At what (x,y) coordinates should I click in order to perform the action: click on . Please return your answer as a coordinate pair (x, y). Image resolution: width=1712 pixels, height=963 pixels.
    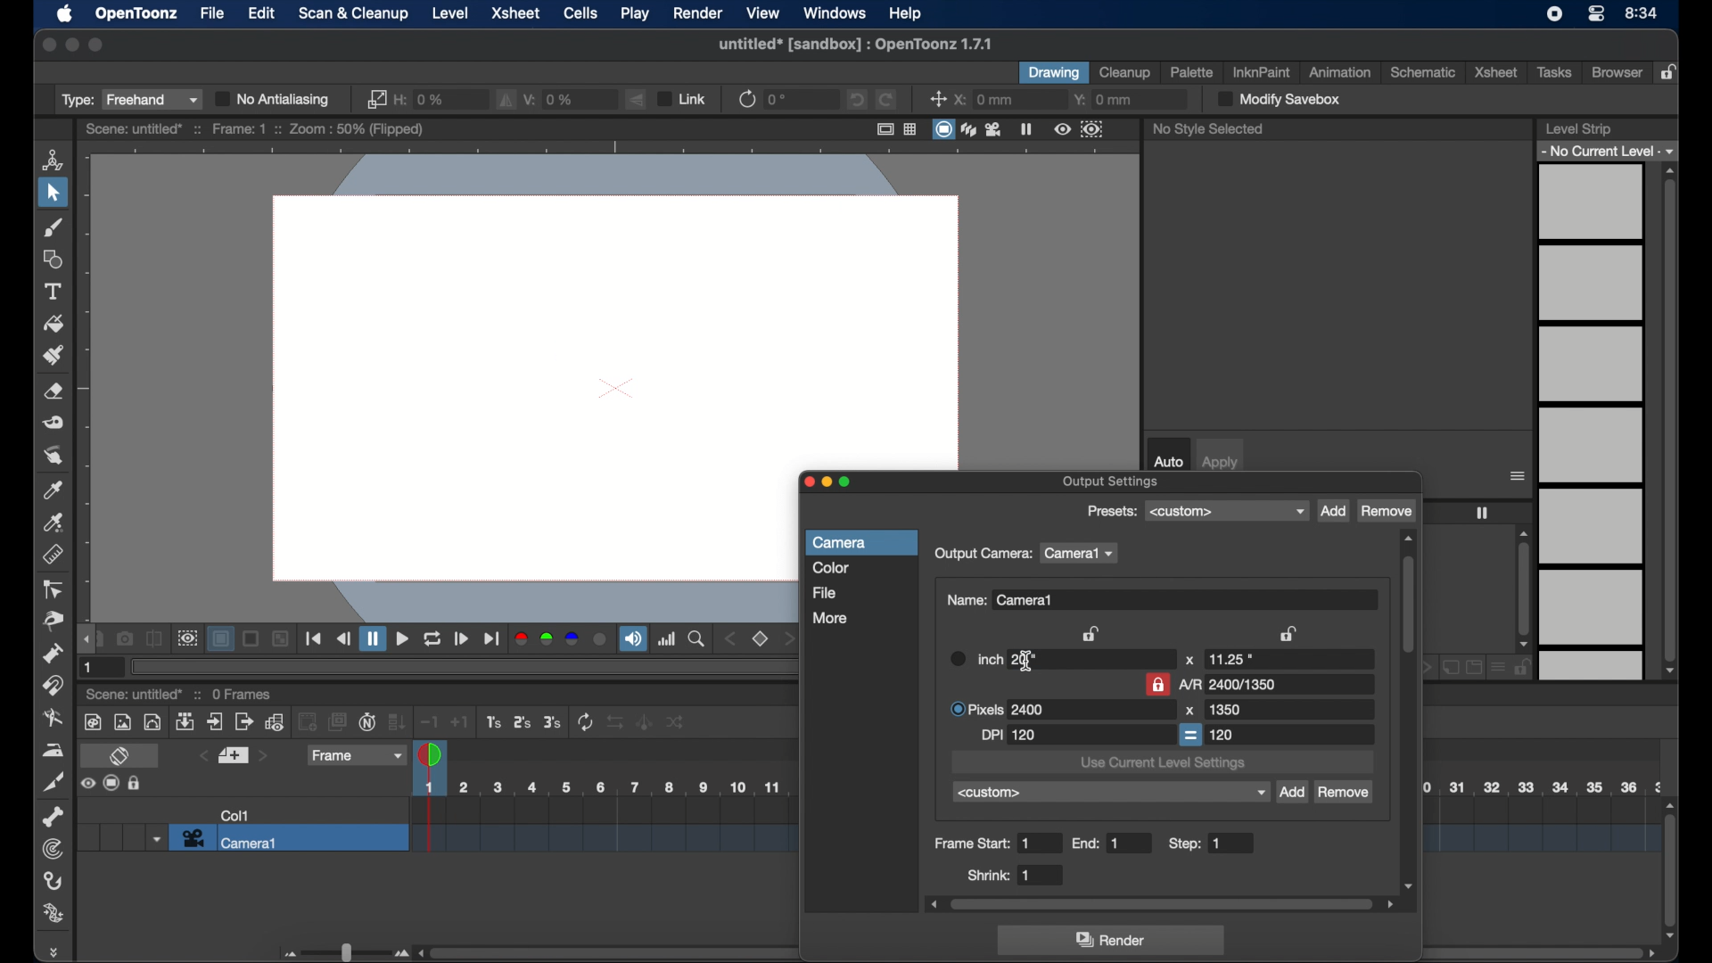
    Looking at the image, I should click on (124, 724).